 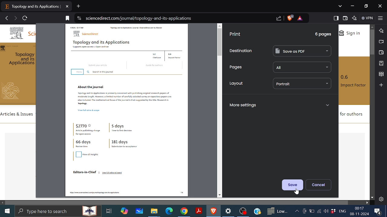 What do you see at coordinates (333, 211) in the screenshot?
I see `Dropbox` at bounding box center [333, 211].